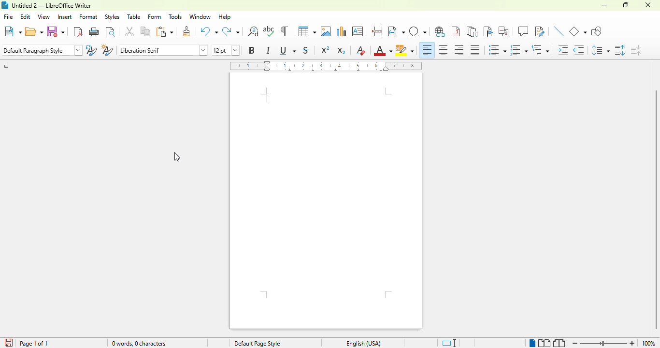  Describe the element at coordinates (456, 31) in the screenshot. I see `insert footnote` at that location.